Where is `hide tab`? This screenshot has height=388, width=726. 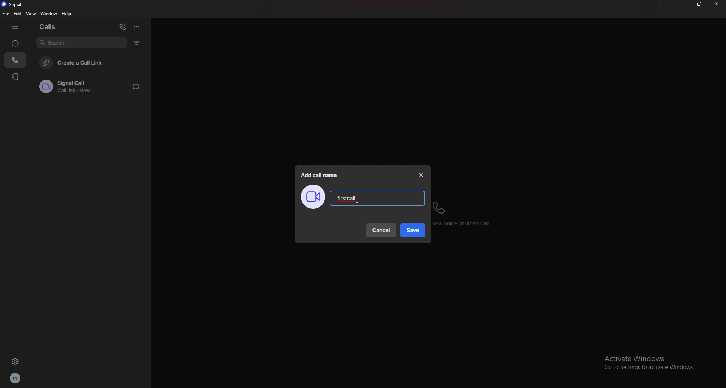 hide tab is located at coordinates (15, 27).